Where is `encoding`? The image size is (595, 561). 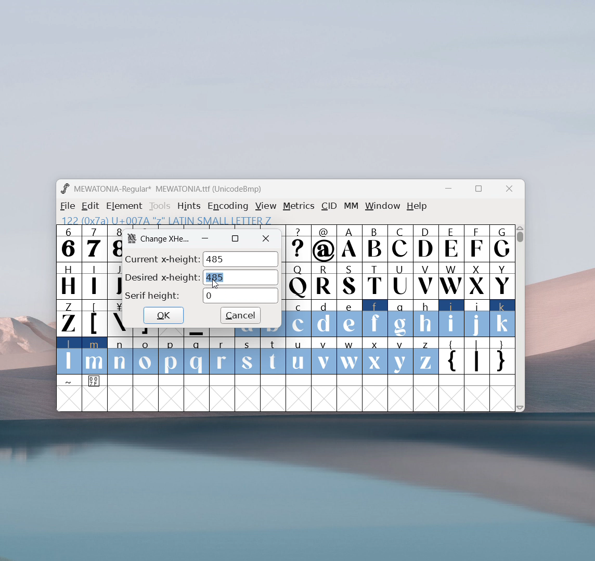
encoding is located at coordinates (228, 205).